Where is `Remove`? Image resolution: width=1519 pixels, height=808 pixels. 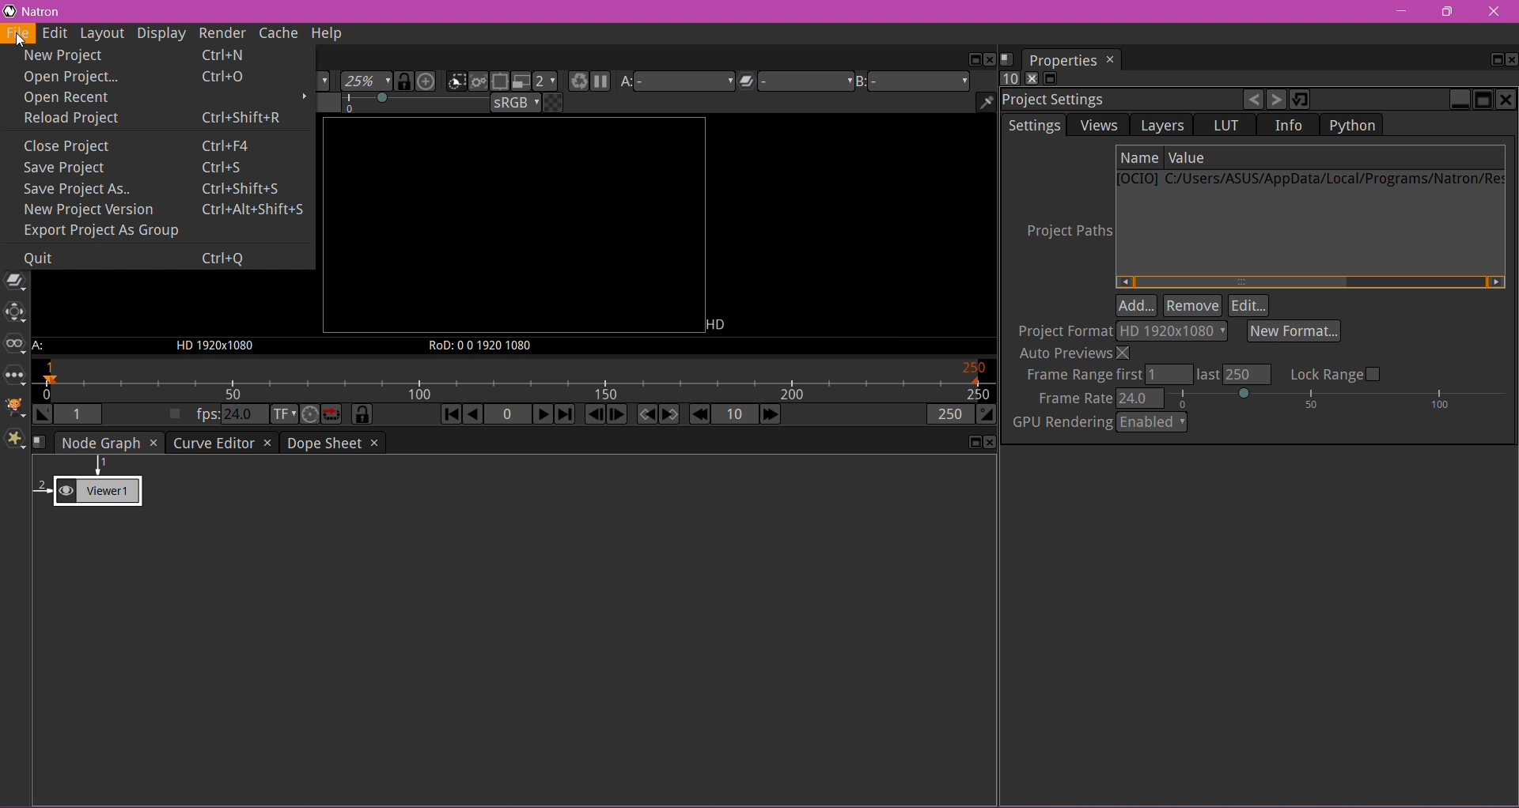
Remove is located at coordinates (1192, 305).